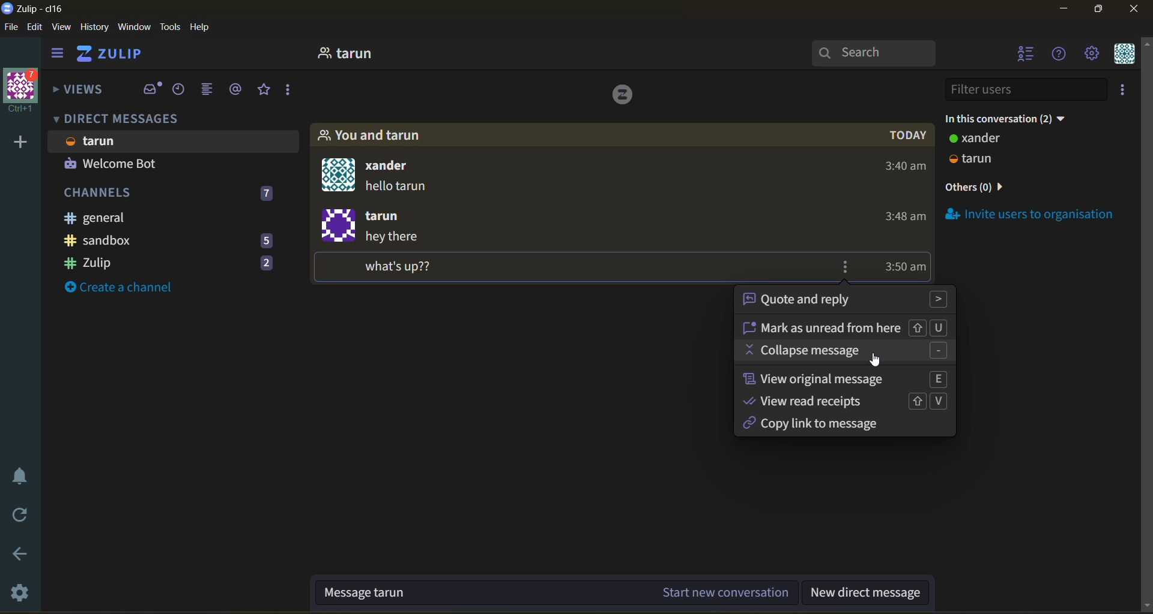 Image resolution: width=1153 pixels, height=614 pixels. Describe the element at coordinates (388, 215) in the screenshot. I see `user name` at that location.